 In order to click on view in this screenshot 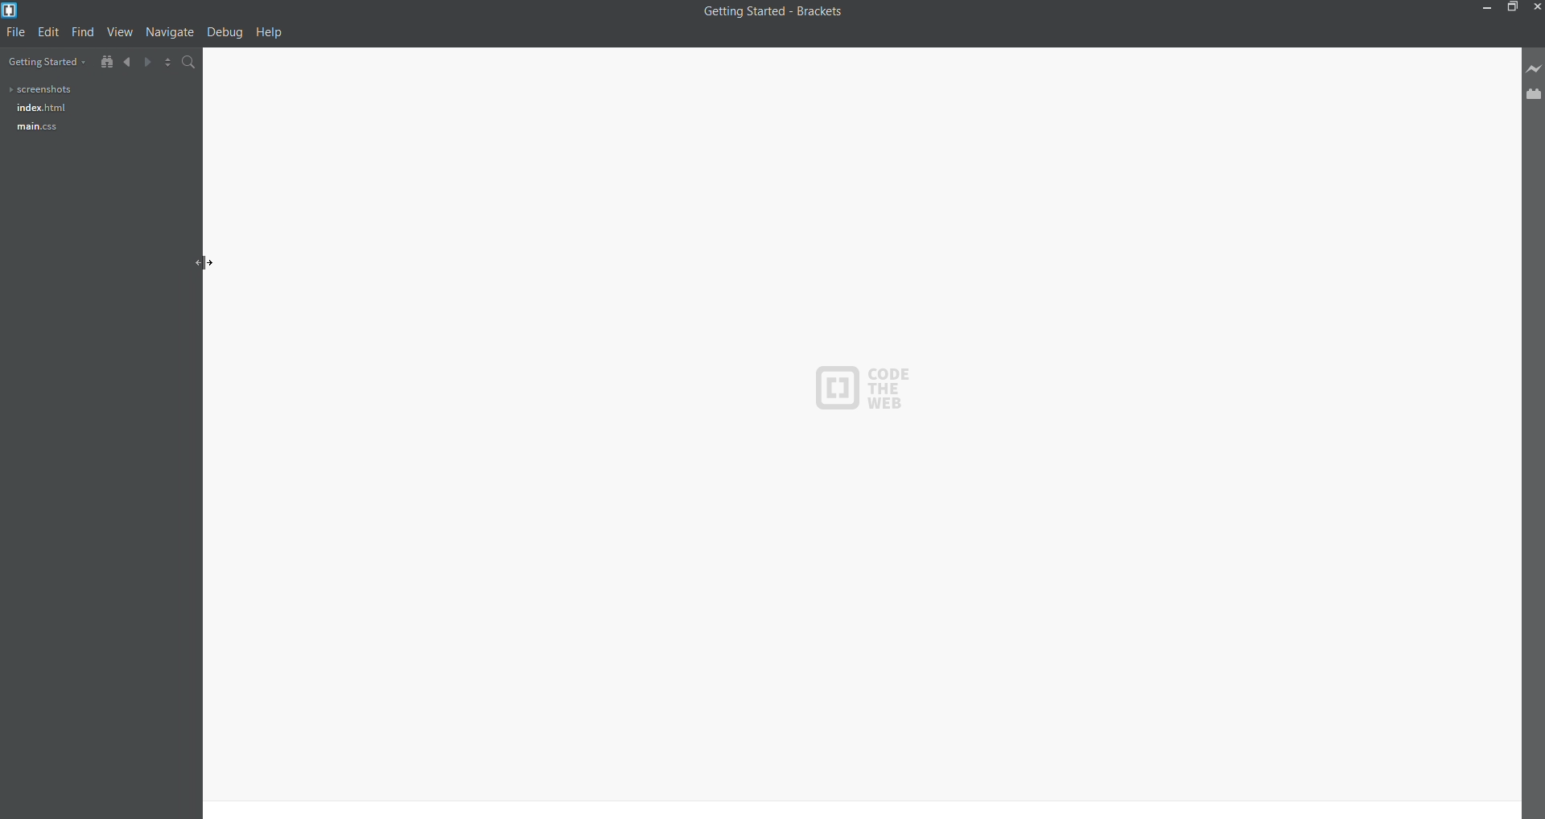, I will do `click(118, 31)`.